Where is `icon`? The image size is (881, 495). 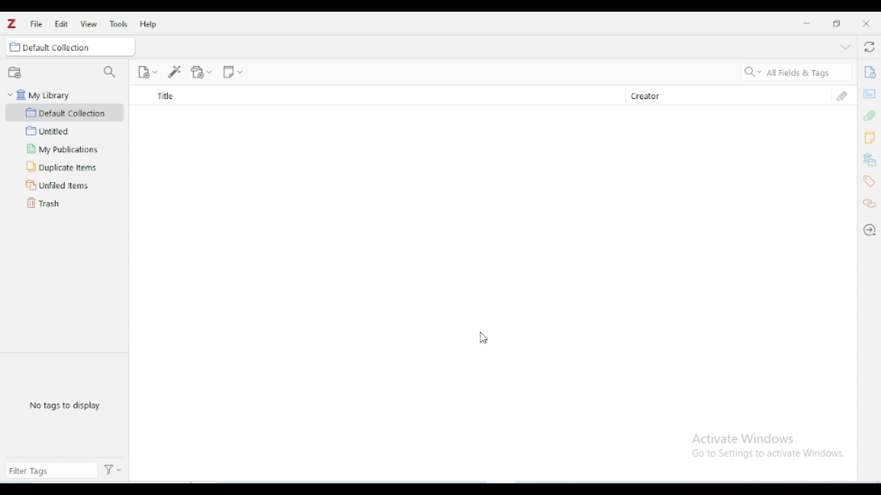 icon is located at coordinates (14, 47).